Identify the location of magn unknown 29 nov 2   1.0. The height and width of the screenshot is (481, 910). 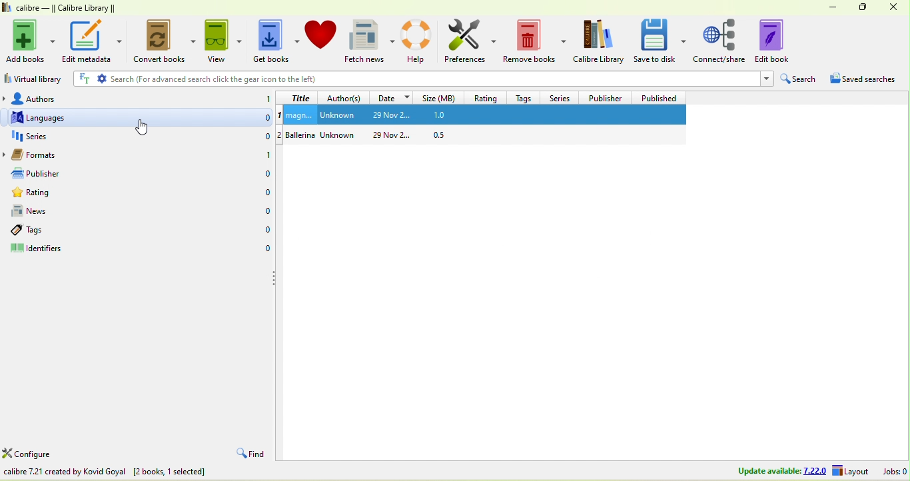
(488, 117).